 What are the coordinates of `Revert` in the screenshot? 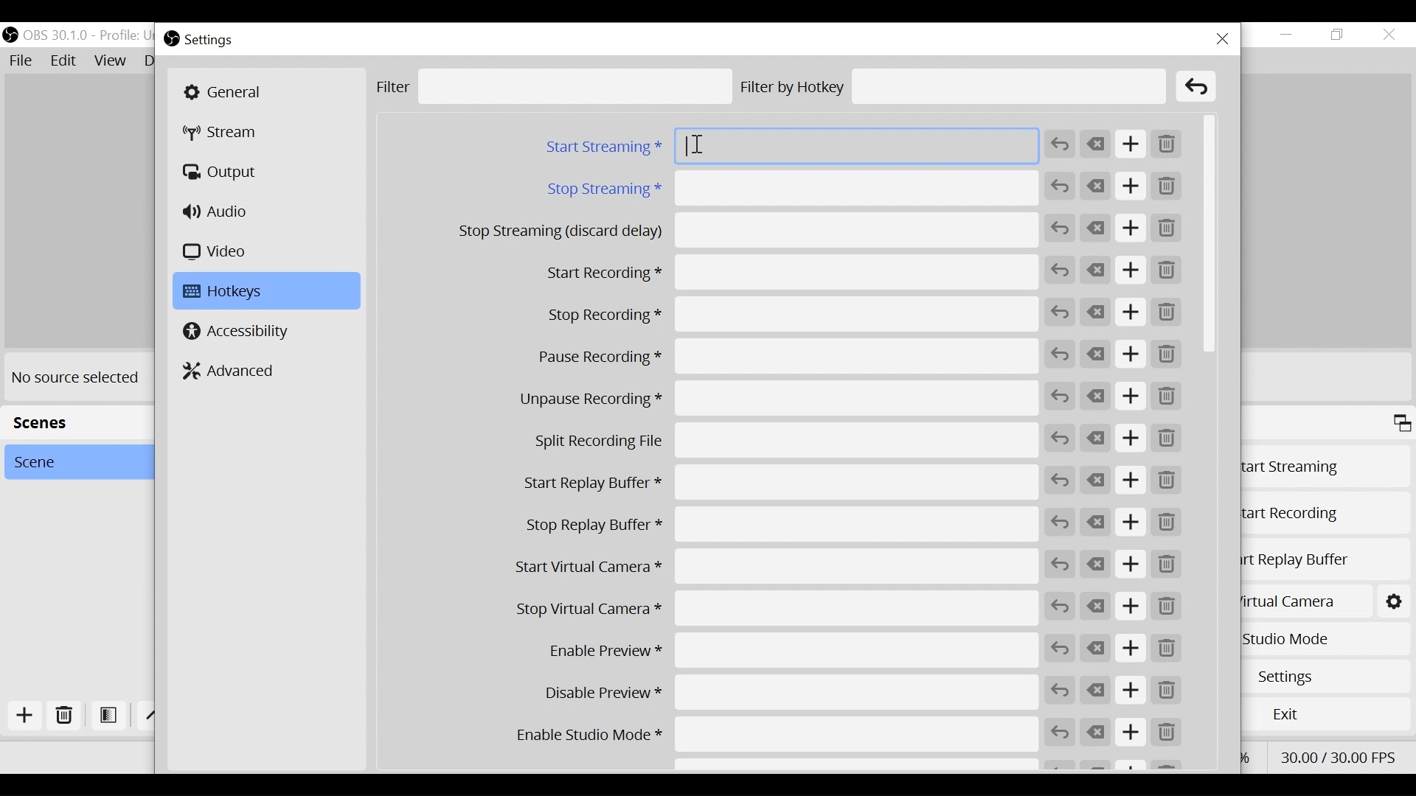 It's located at (1061, 186).